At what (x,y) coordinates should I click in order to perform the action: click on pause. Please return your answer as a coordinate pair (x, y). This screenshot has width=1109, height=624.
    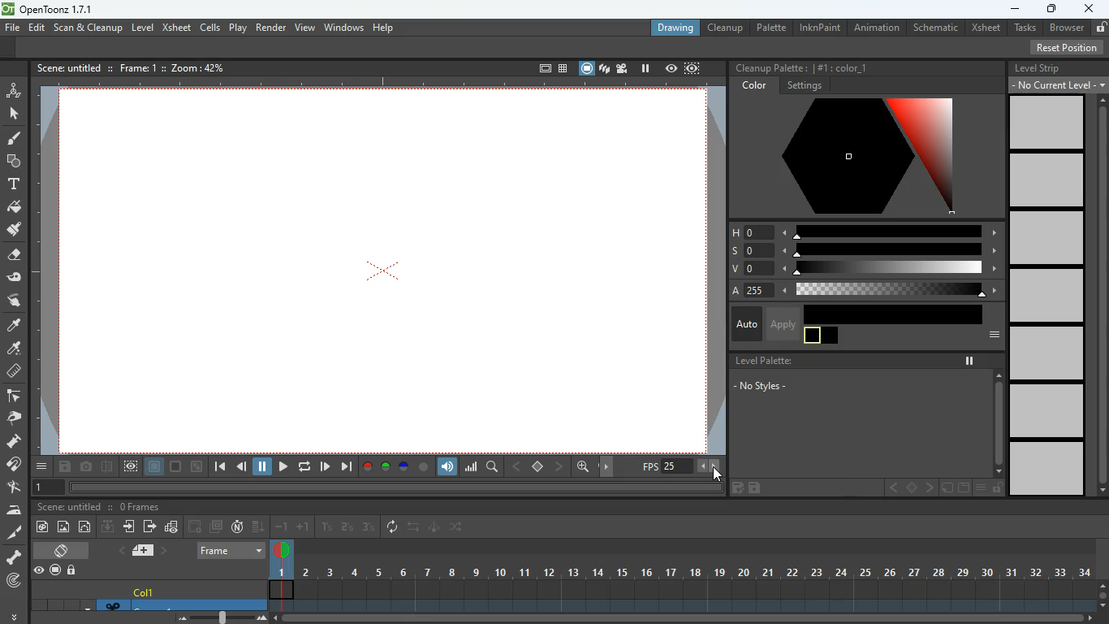
    Looking at the image, I should click on (263, 467).